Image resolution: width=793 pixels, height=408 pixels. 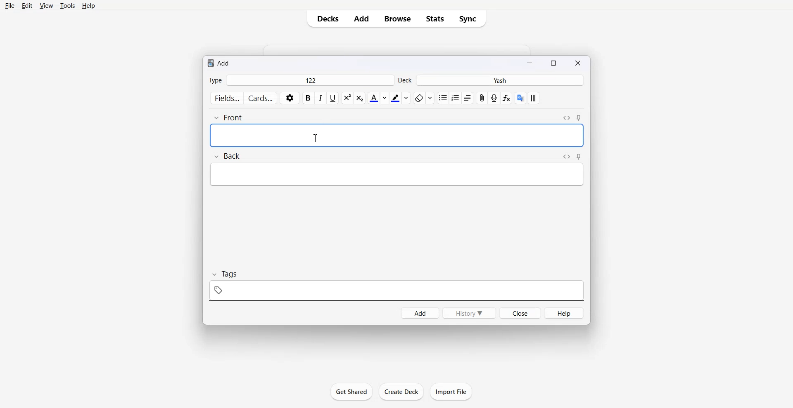 What do you see at coordinates (396, 290) in the screenshot?
I see `tag space` at bounding box center [396, 290].